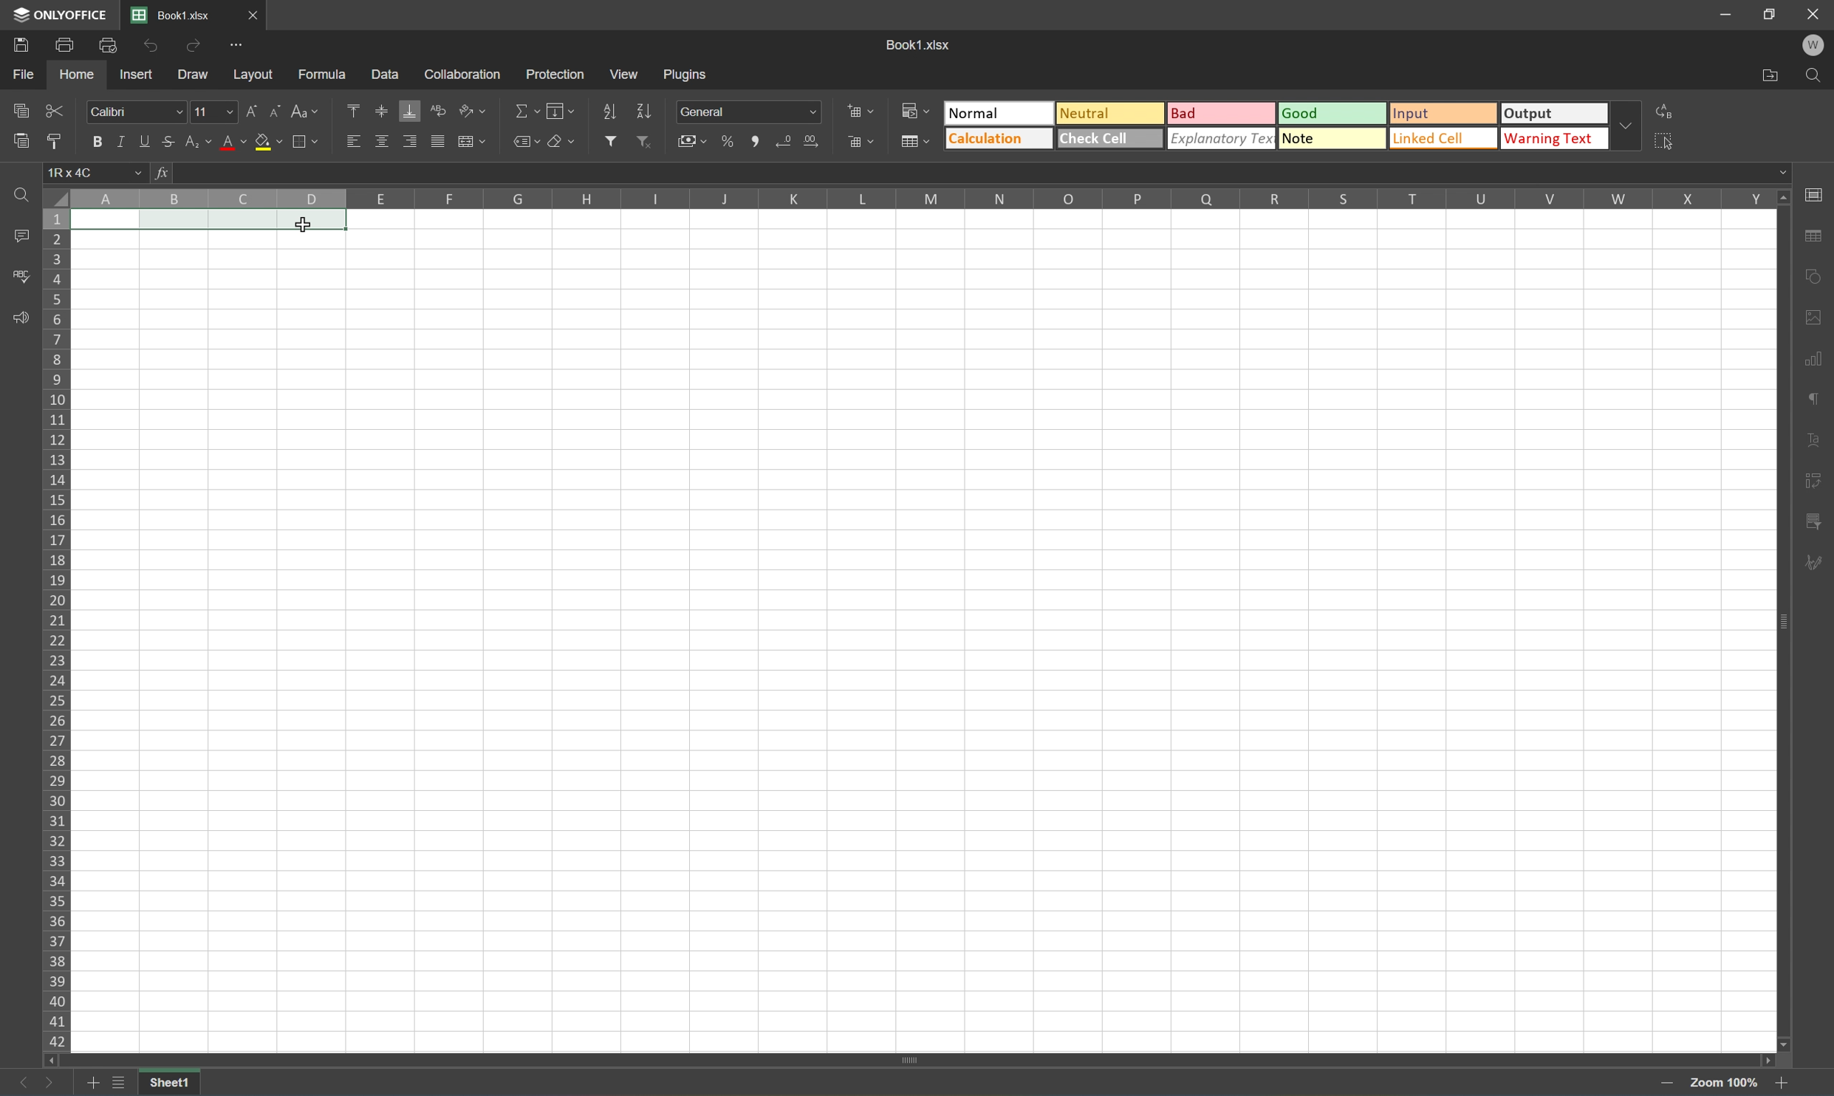 The height and width of the screenshot is (1096, 1834). I want to click on Comma style, so click(759, 142).